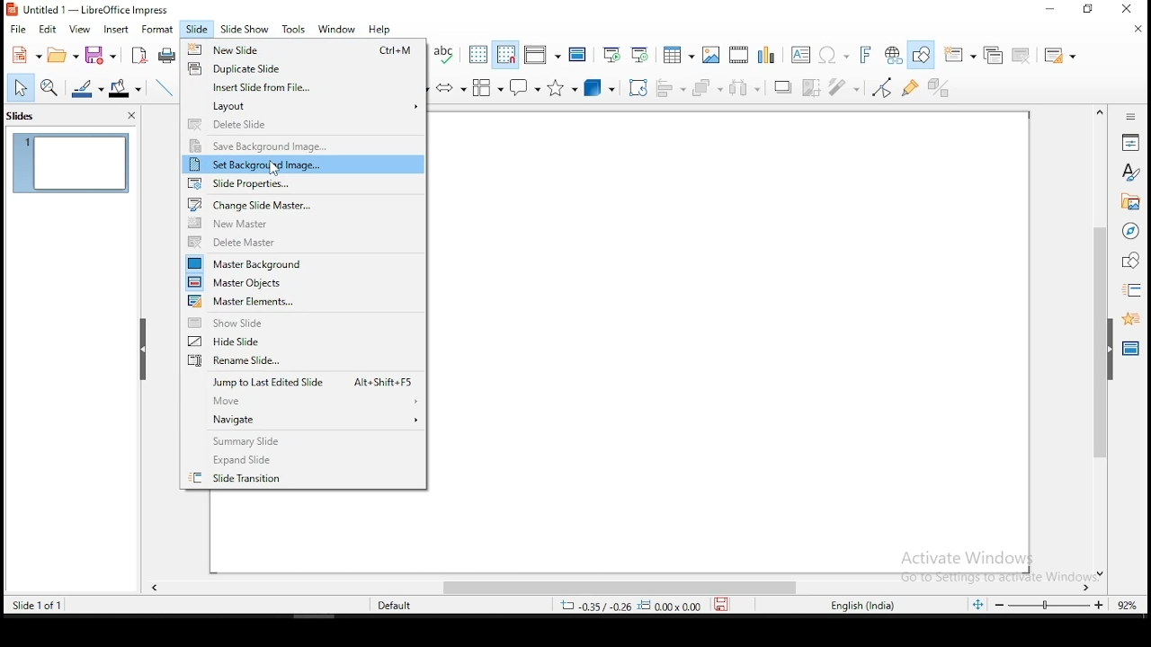 The image size is (1151, 647). What do you see at coordinates (301, 323) in the screenshot?
I see `show slide` at bounding box center [301, 323].